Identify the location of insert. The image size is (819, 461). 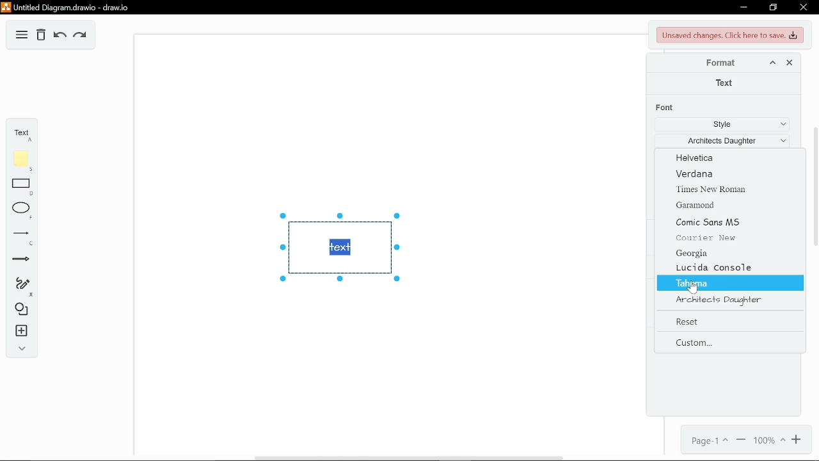
(19, 332).